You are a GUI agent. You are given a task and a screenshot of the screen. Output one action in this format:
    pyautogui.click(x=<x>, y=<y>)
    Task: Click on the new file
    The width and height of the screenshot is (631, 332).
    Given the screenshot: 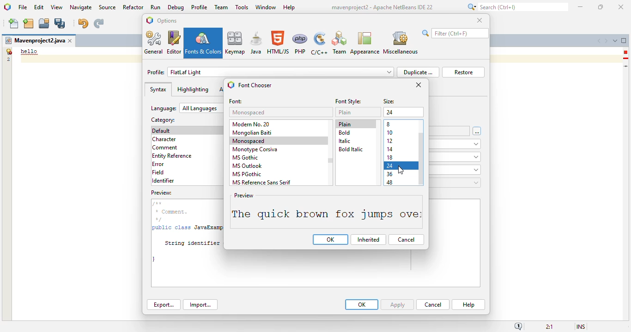 What is the action you would take?
    pyautogui.click(x=14, y=24)
    